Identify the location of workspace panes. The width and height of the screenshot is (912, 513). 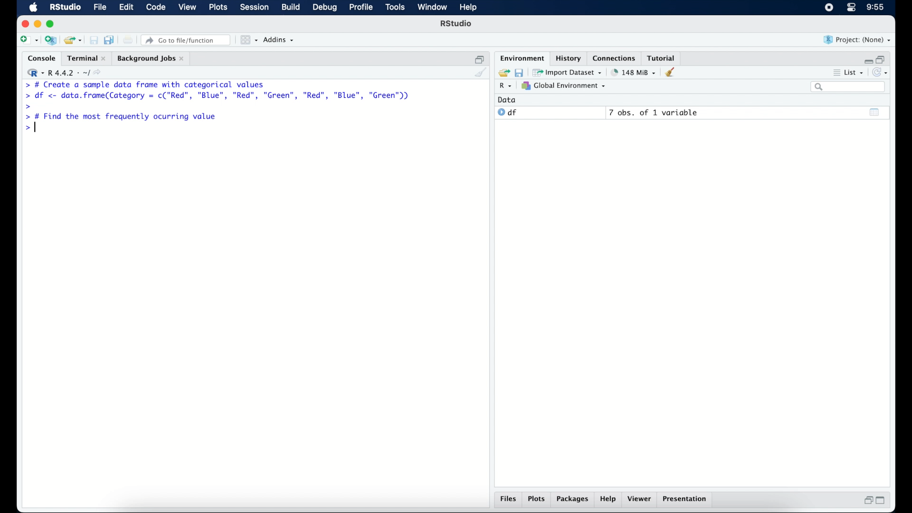
(248, 40).